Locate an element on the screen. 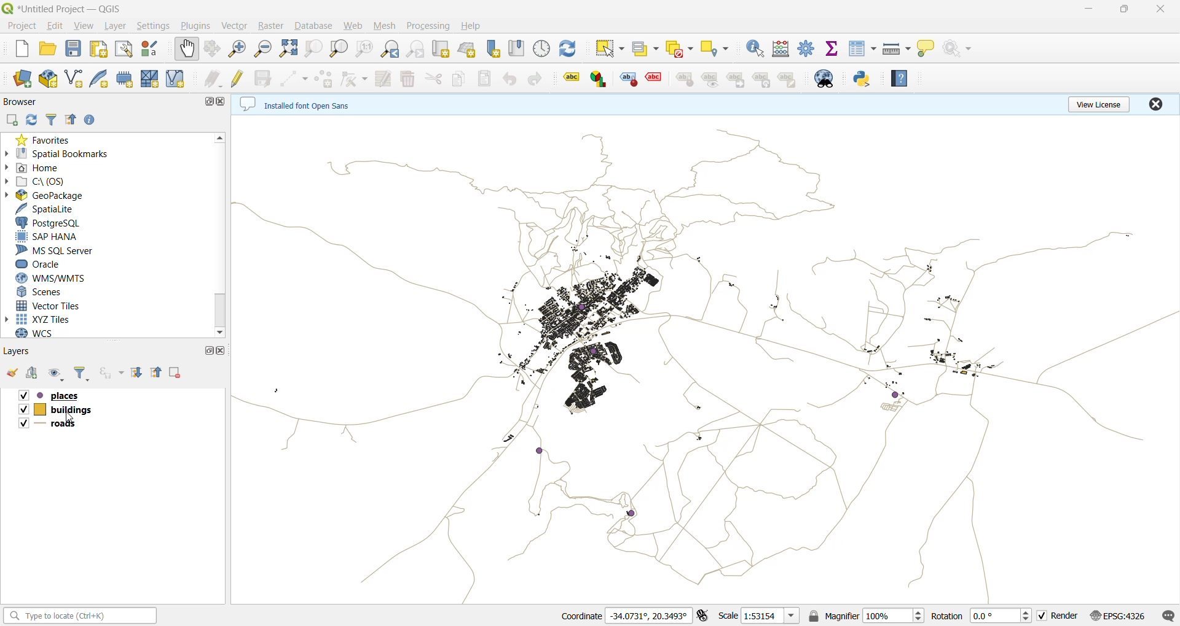 The width and height of the screenshot is (1180, 626). print layout is located at coordinates (98, 50).